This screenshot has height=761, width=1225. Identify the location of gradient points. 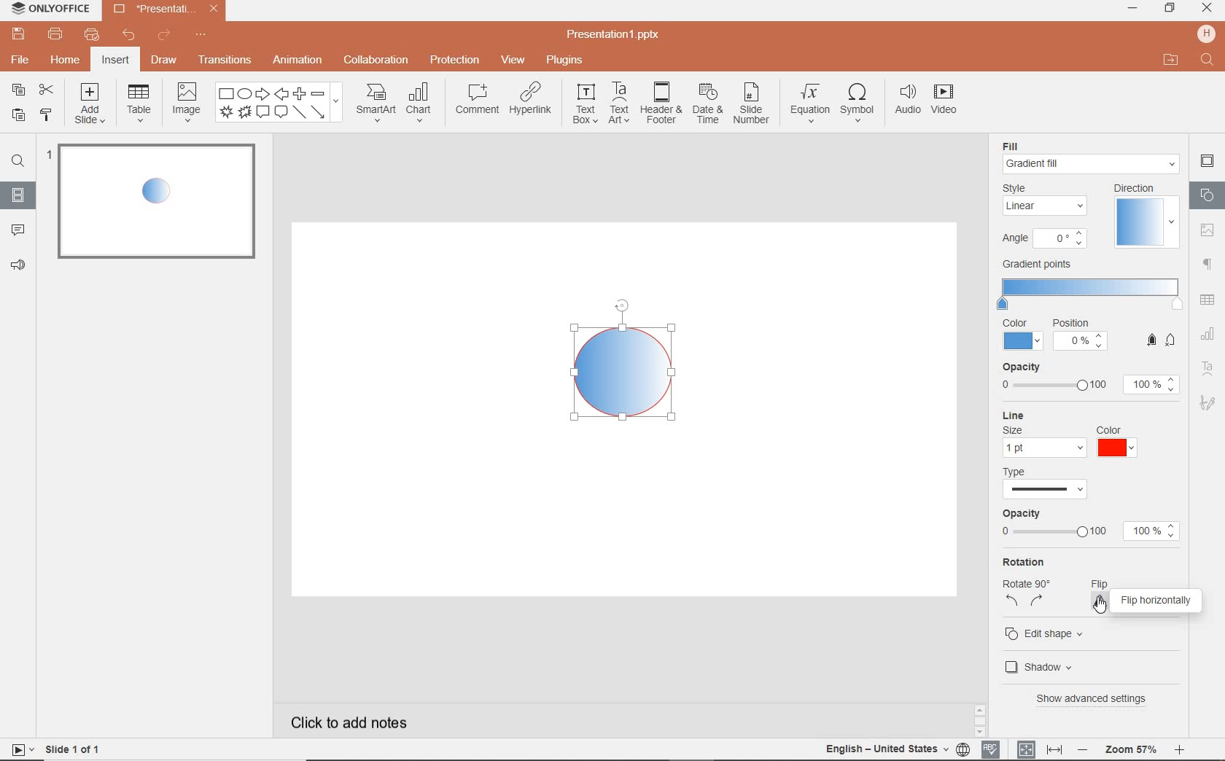
(1090, 286).